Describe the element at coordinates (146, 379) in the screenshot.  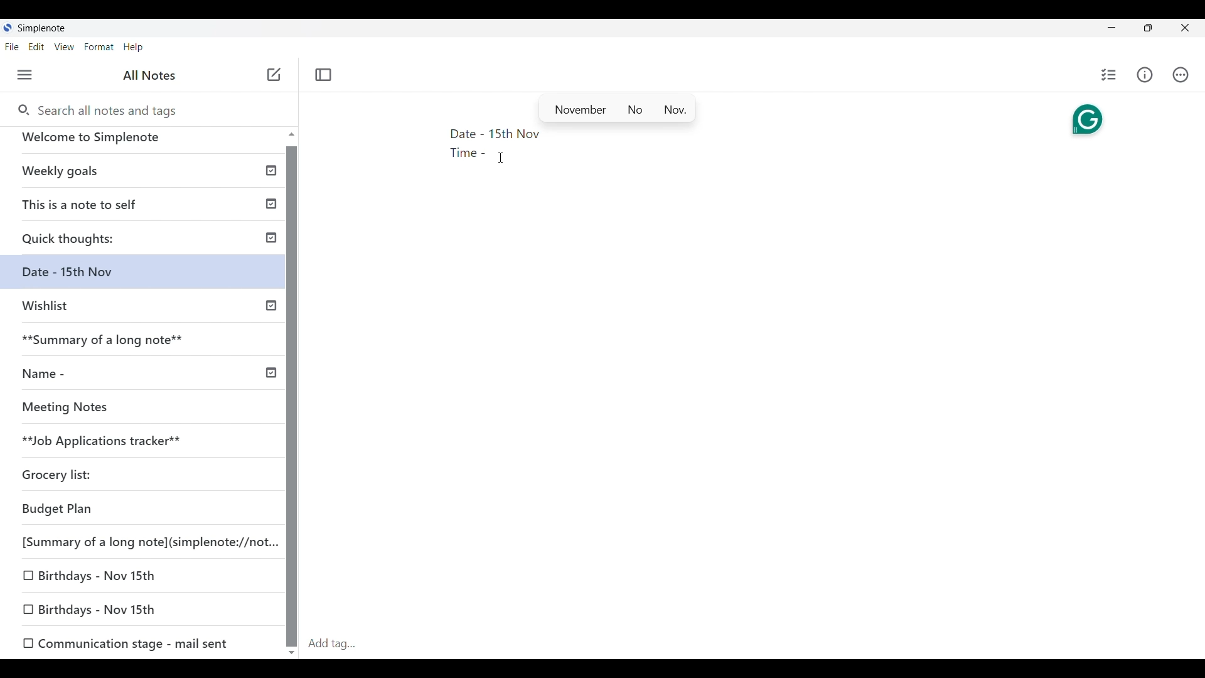
I see `Published note indicated by check icon` at that location.